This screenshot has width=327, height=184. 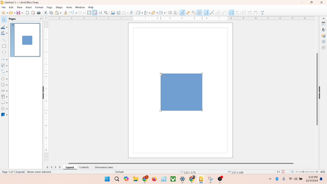 What do you see at coordinates (219, 13) in the screenshot?
I see `Arc tool` at bounding box center [219, 13].